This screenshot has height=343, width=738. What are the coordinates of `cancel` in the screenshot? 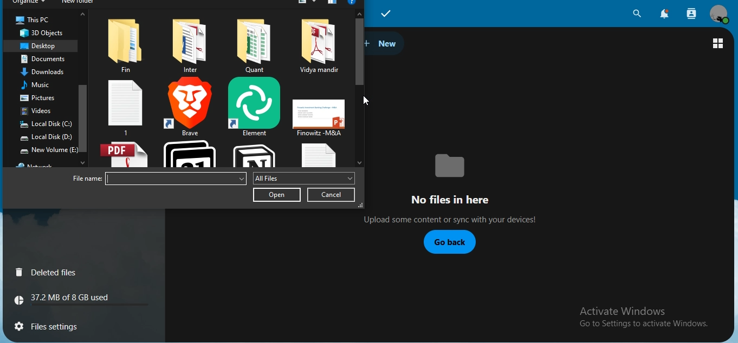 It's located at (332, 195).